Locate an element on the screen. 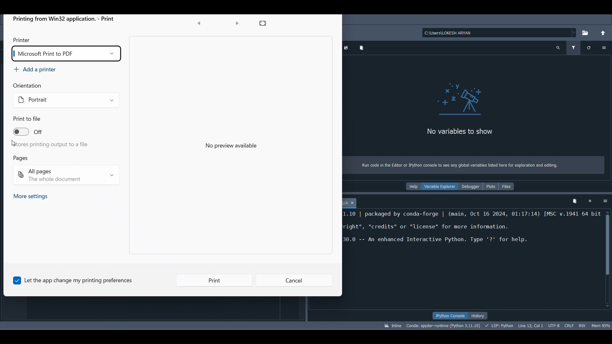 The image size is (612, 344). Remove all variables from namespace is located at coordinates (573, 201).